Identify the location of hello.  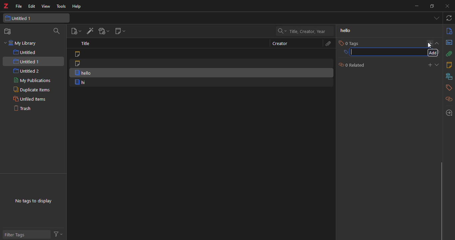
(82, 73).